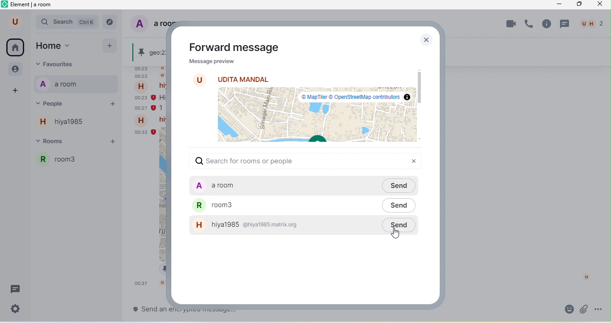 The width and height of the screenshot is (611, 323). What do you see at coordinates (233, 47) in the screenshot?
I see `forward message` at bounding box center [233, 47].